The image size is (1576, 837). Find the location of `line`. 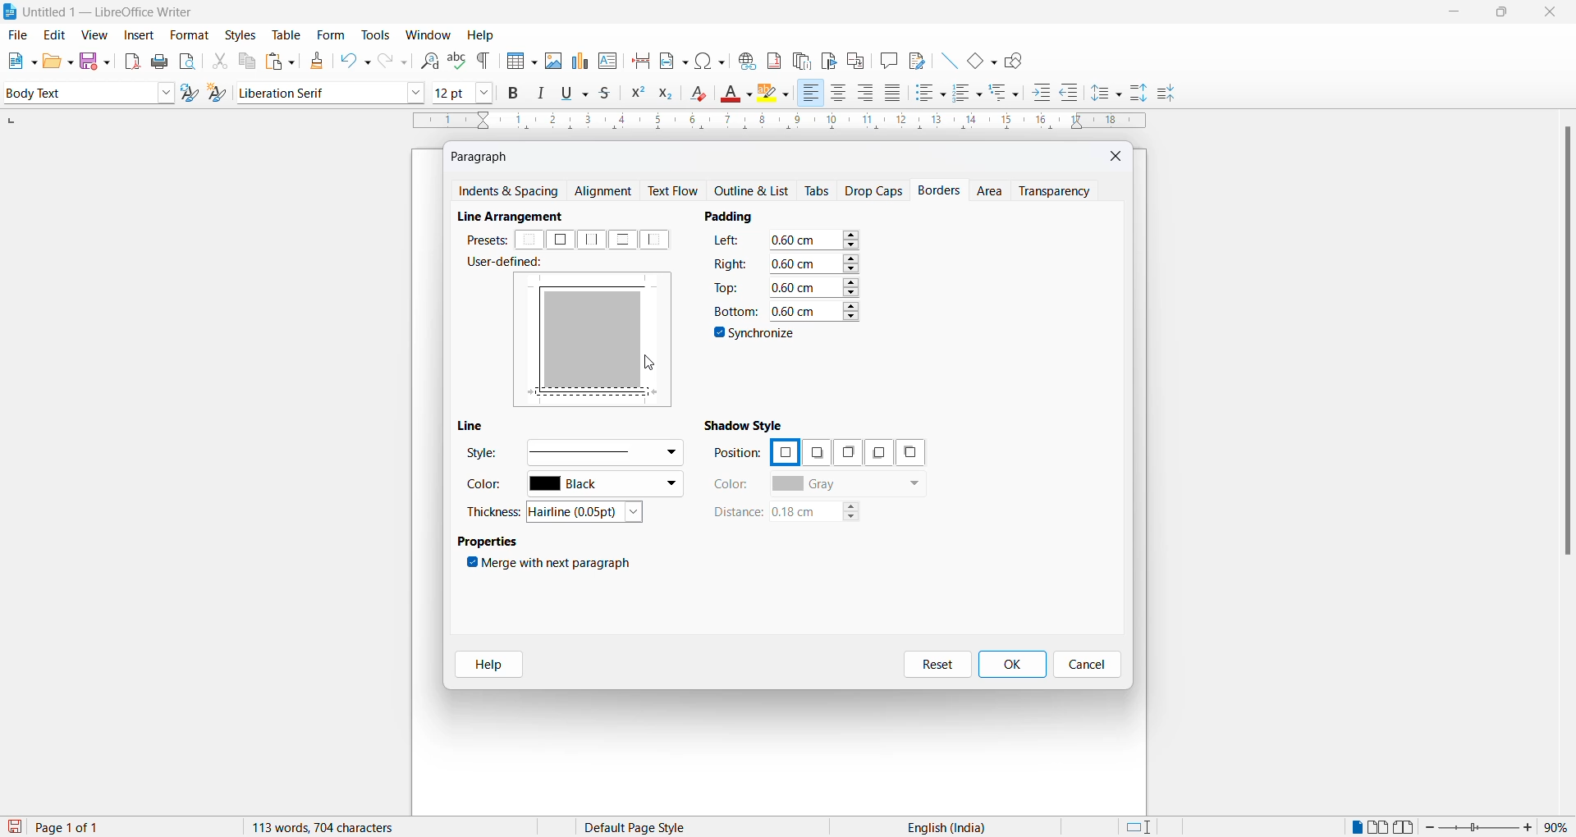

line is located at coordinates (944, 58).